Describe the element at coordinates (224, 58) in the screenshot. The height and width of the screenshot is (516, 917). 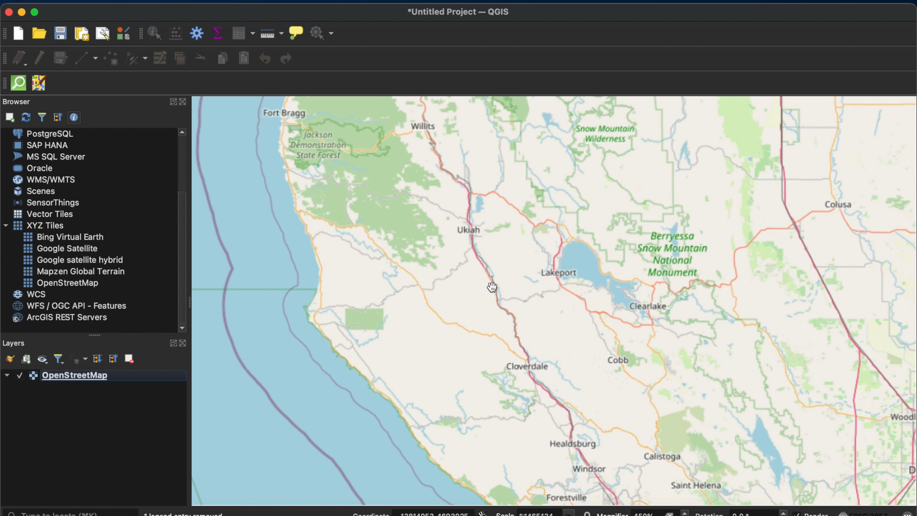
I see `copy features` at that location.